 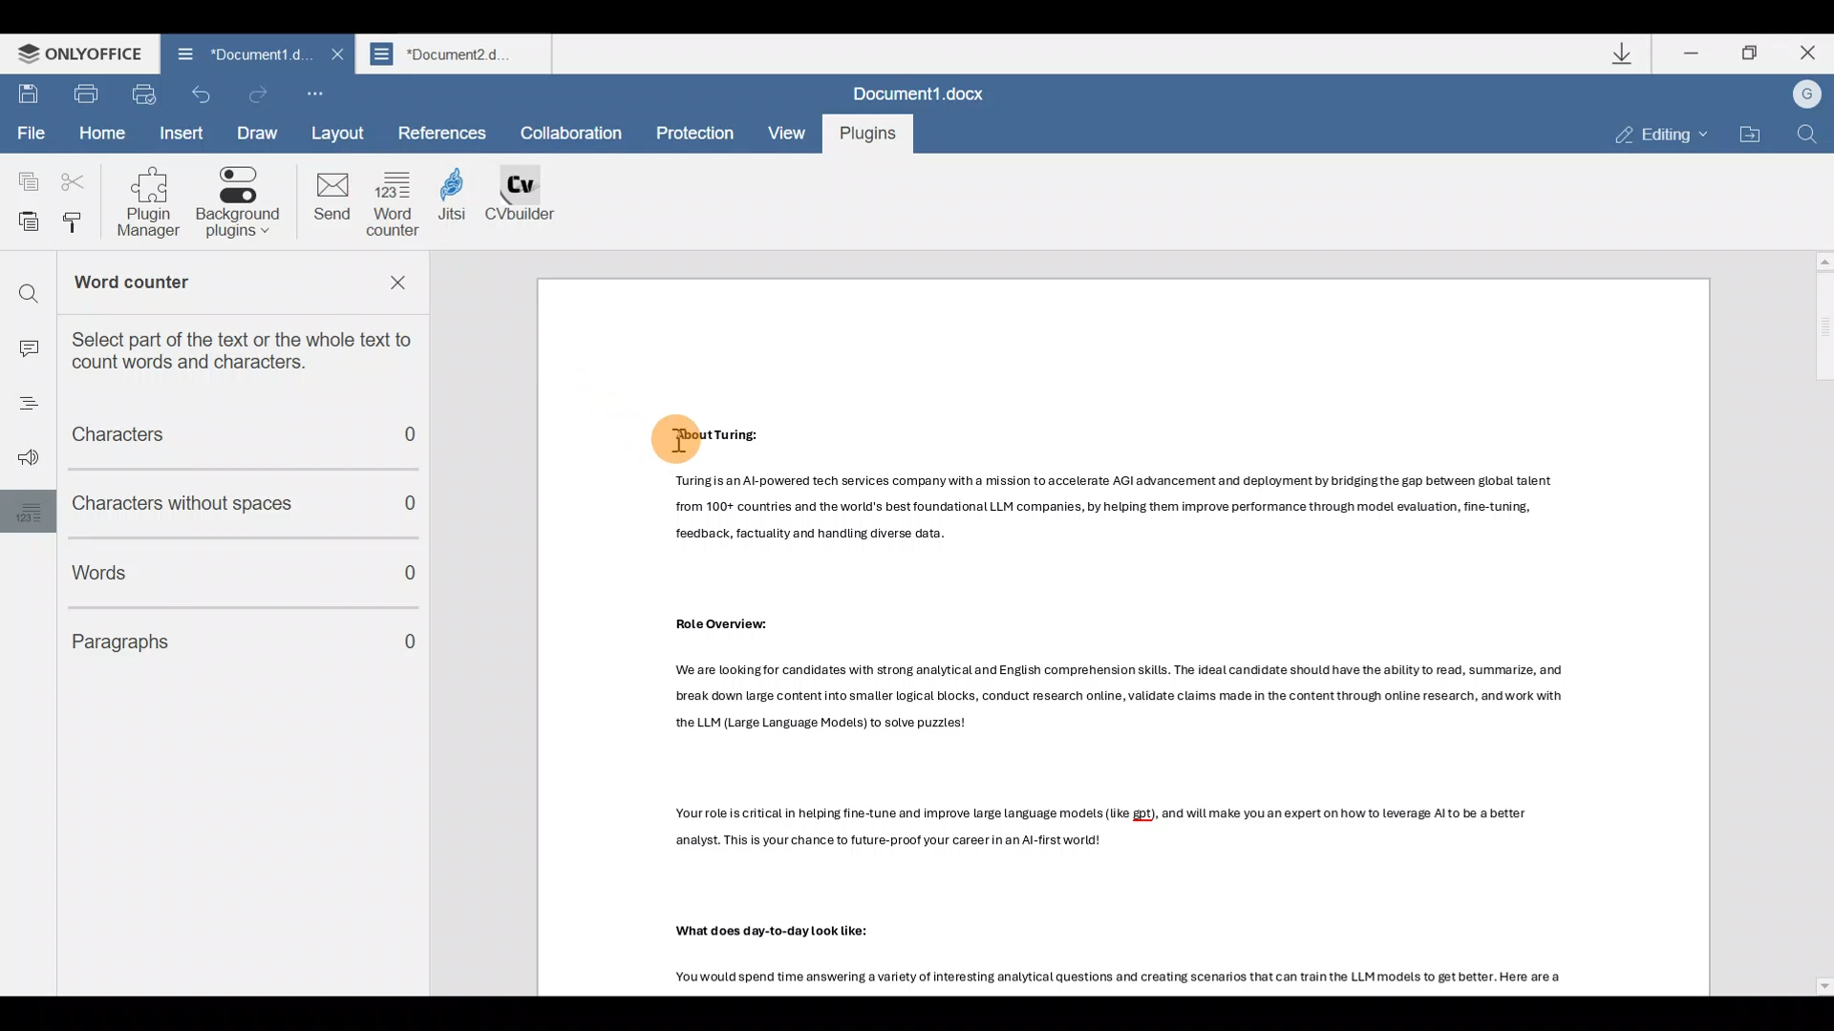 I want to click on Open file location, so click(x=1753, y=132).